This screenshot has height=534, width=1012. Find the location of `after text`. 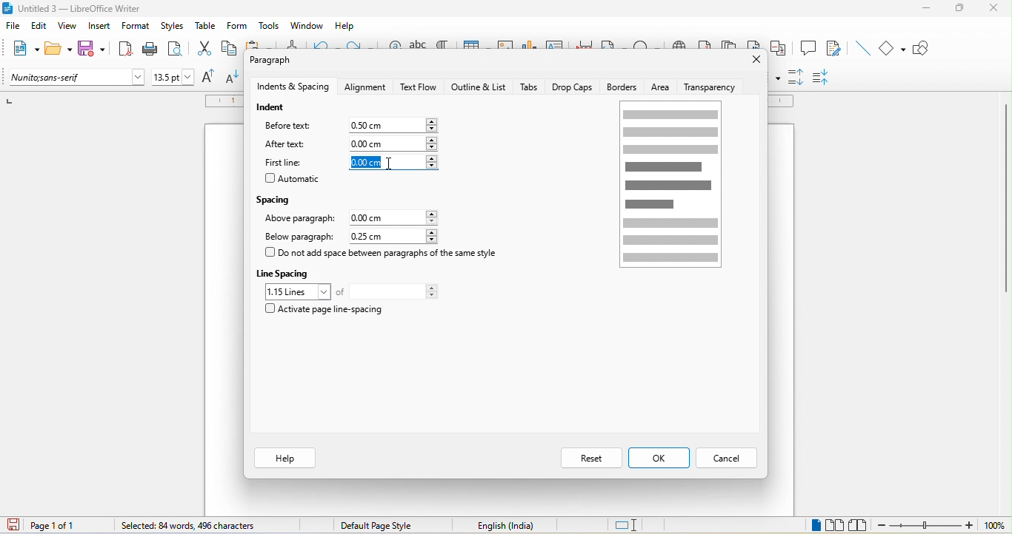

after text is located at coordinates (284, 143).